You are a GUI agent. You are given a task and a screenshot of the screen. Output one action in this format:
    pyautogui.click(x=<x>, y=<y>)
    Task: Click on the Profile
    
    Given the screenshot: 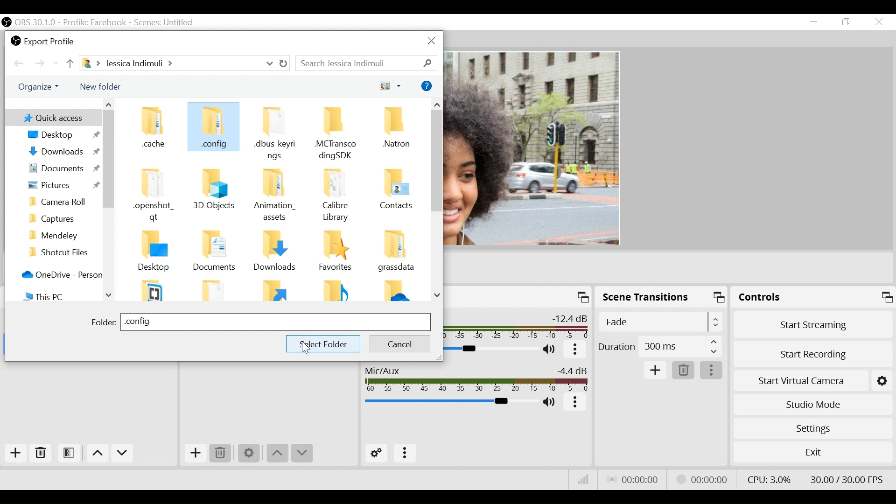 What is the action you would take?
    pyautogui.click(x=96, y=22)
    